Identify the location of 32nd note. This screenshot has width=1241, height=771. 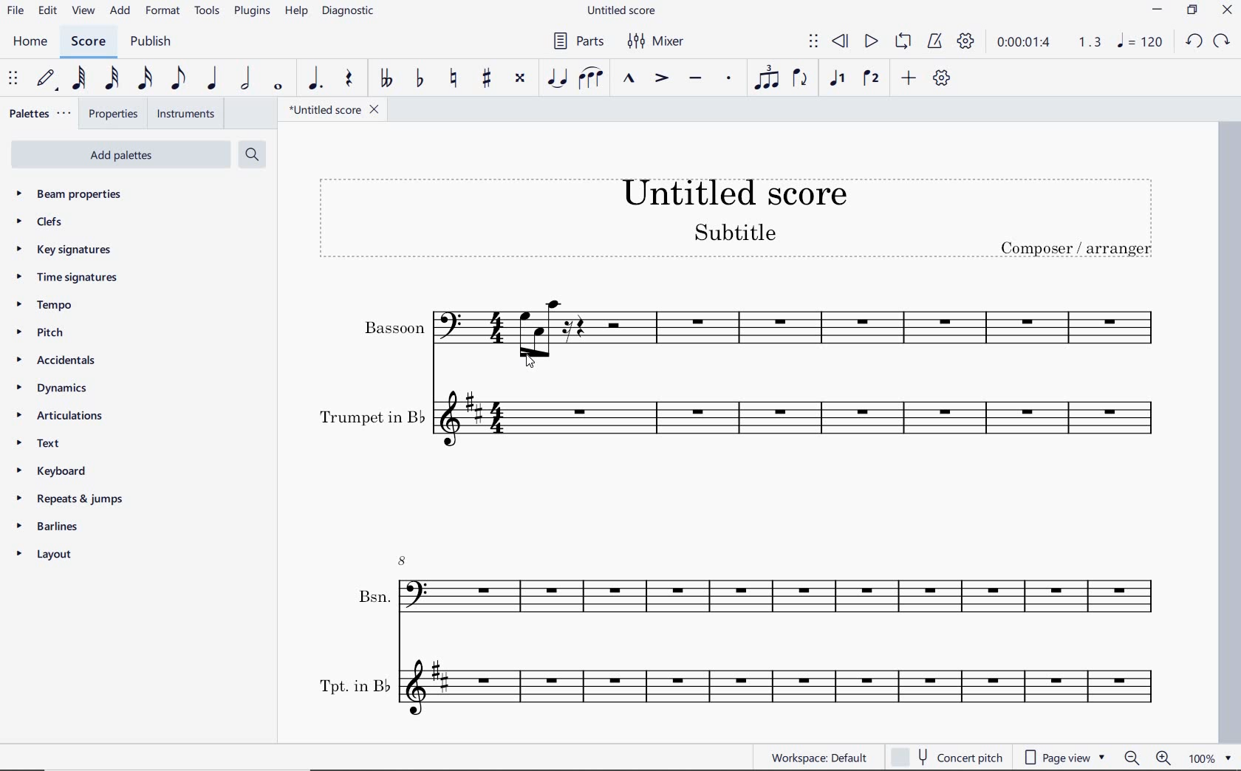
(112, 78).